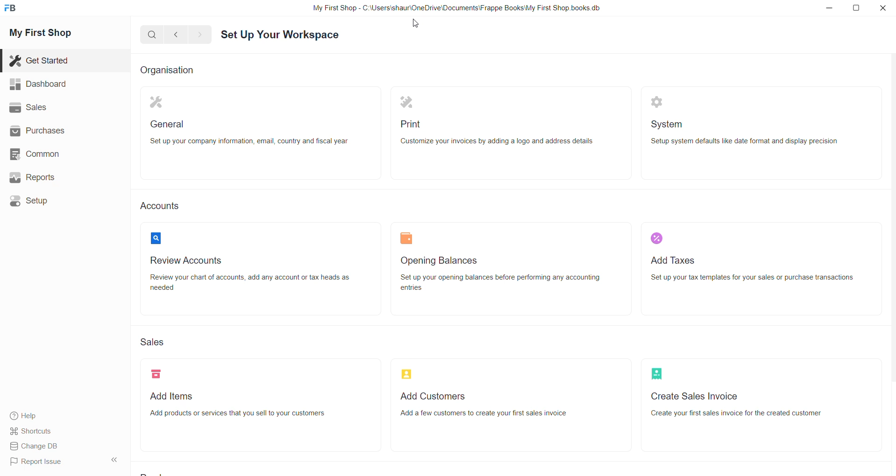 The width and height of the screenshot is (896, 476). Describe the element at coordinates (246, 401) in the screenshot. I see `Add item` at that location.